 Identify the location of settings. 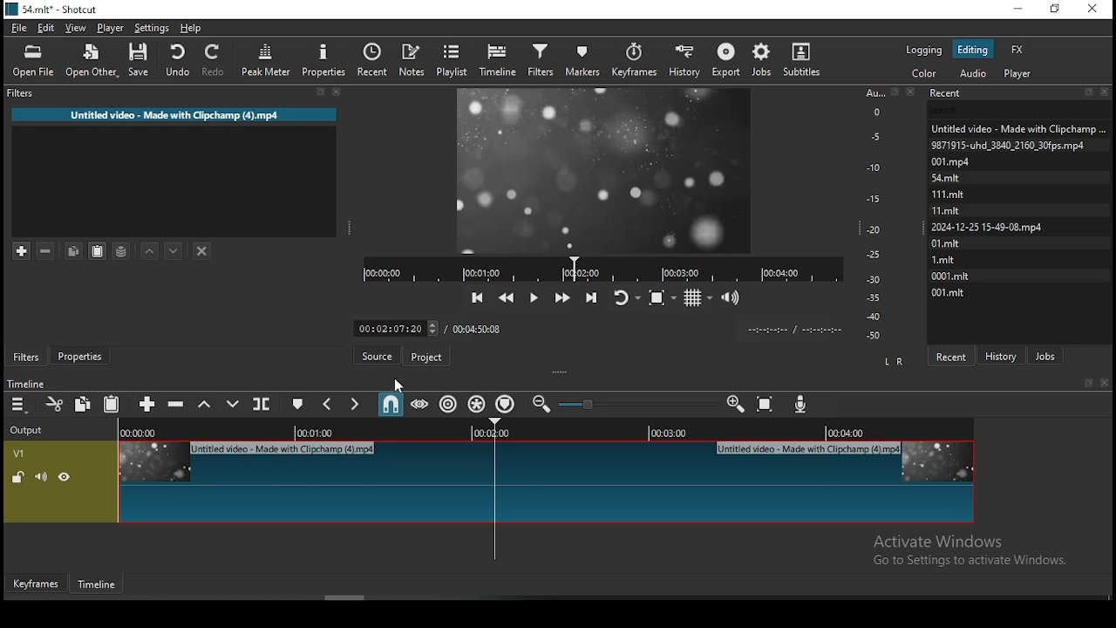
(150, 29).